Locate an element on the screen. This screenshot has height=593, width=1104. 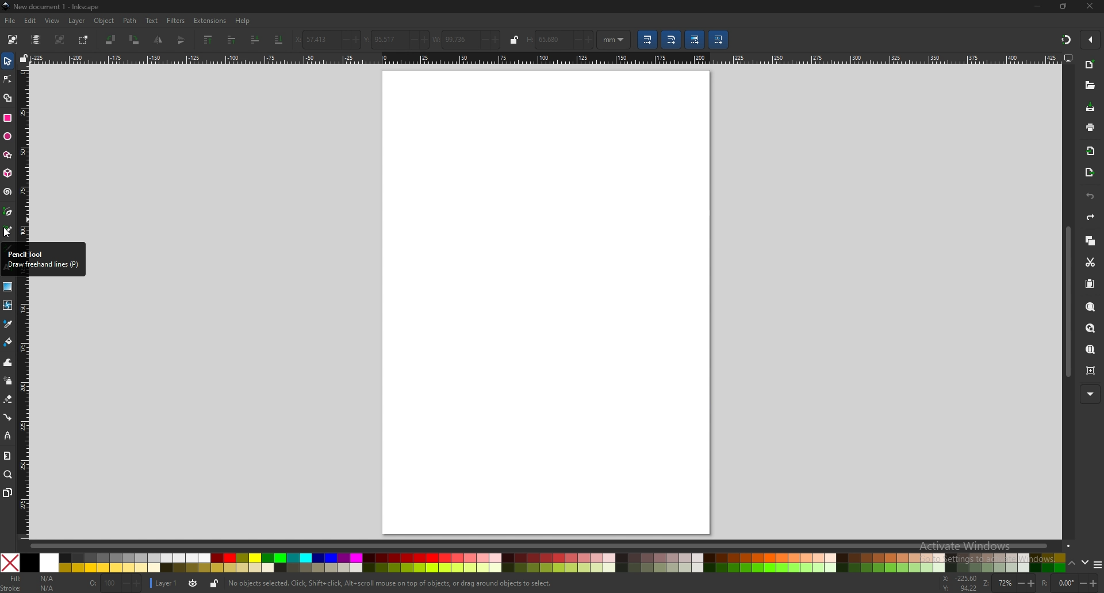
import is located at coordinates (1091, 151).